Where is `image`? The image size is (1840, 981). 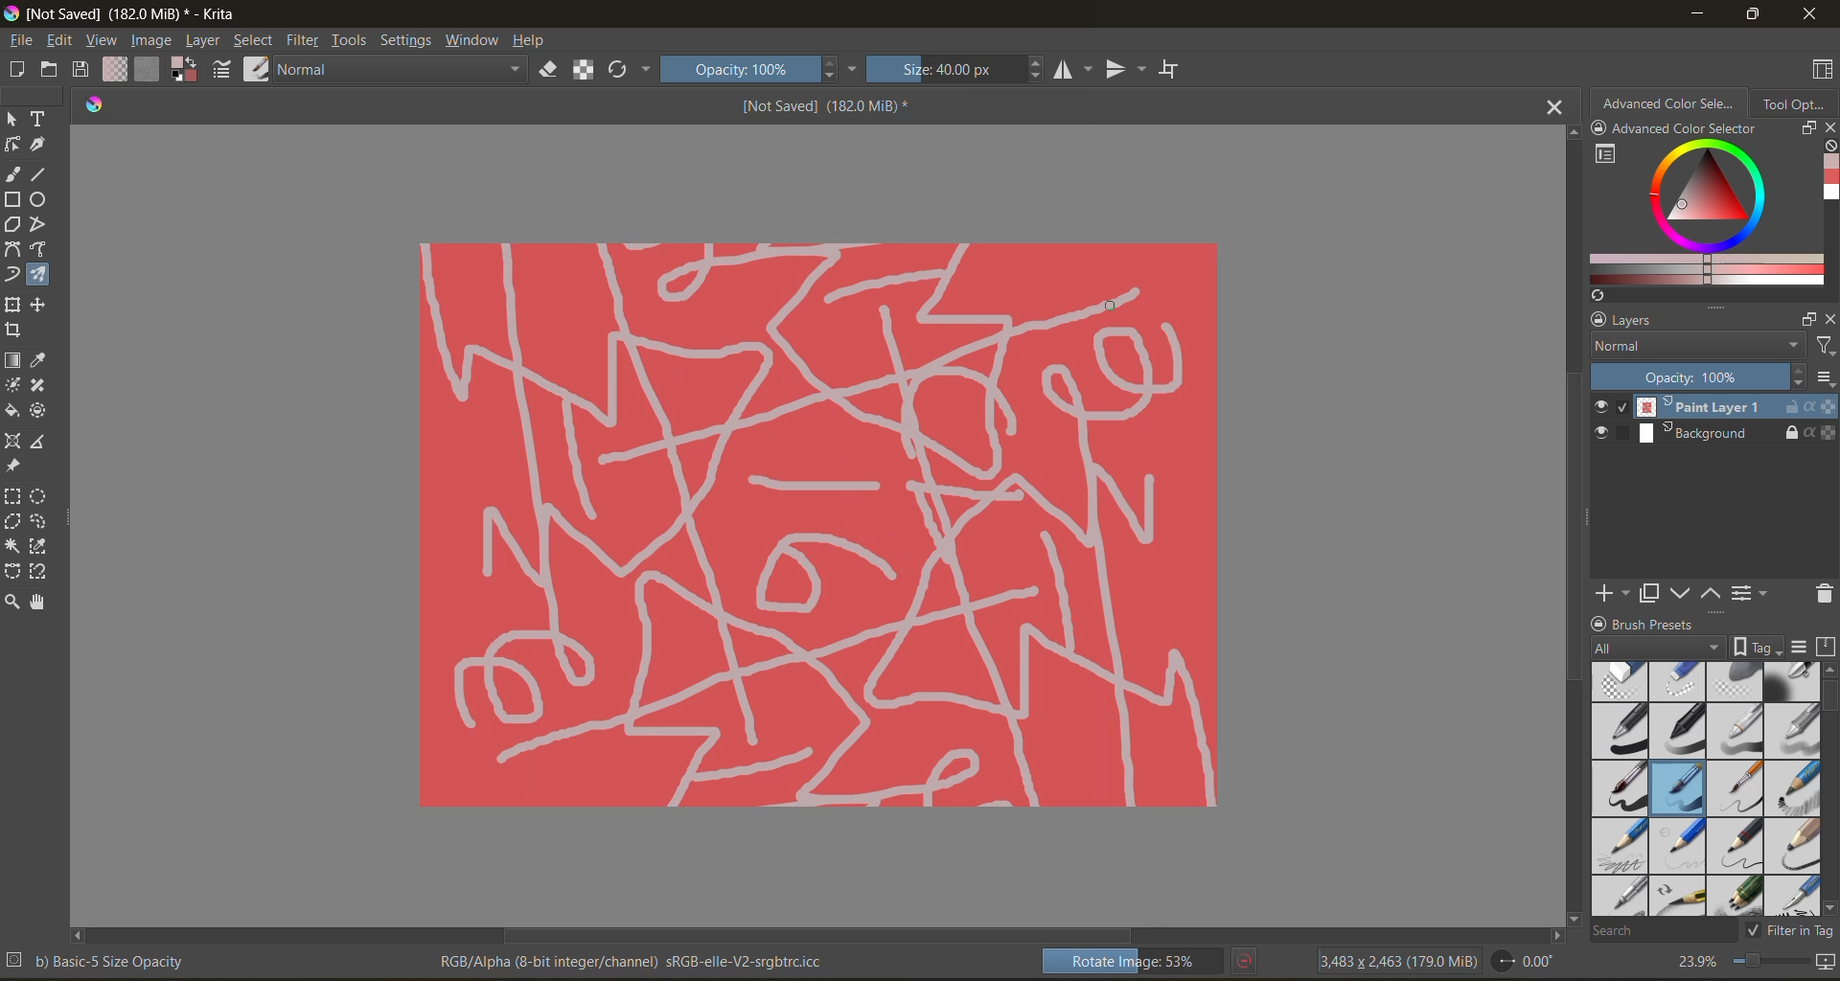 image is located at coordinates (150, 41).